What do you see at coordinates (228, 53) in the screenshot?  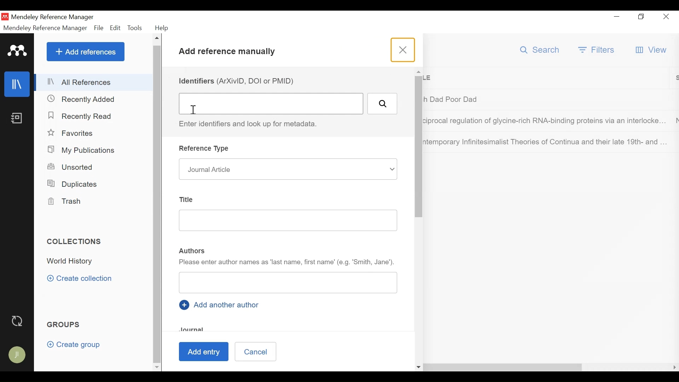 I see `Add References Manully` at bounding box center [228, 53].